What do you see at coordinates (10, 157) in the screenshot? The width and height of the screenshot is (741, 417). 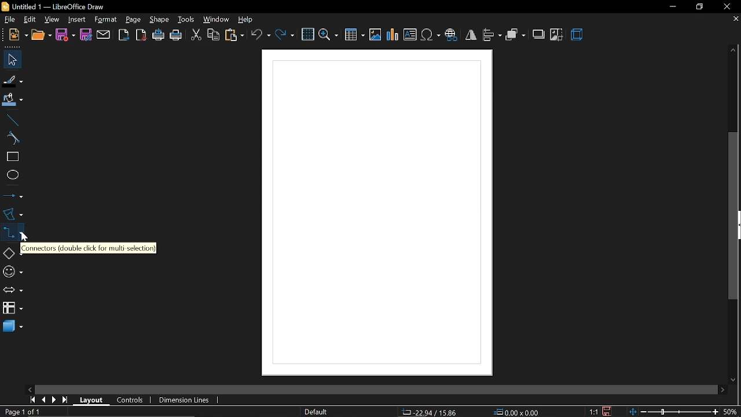 I see `rectangle` at bounding box center [10, 157].